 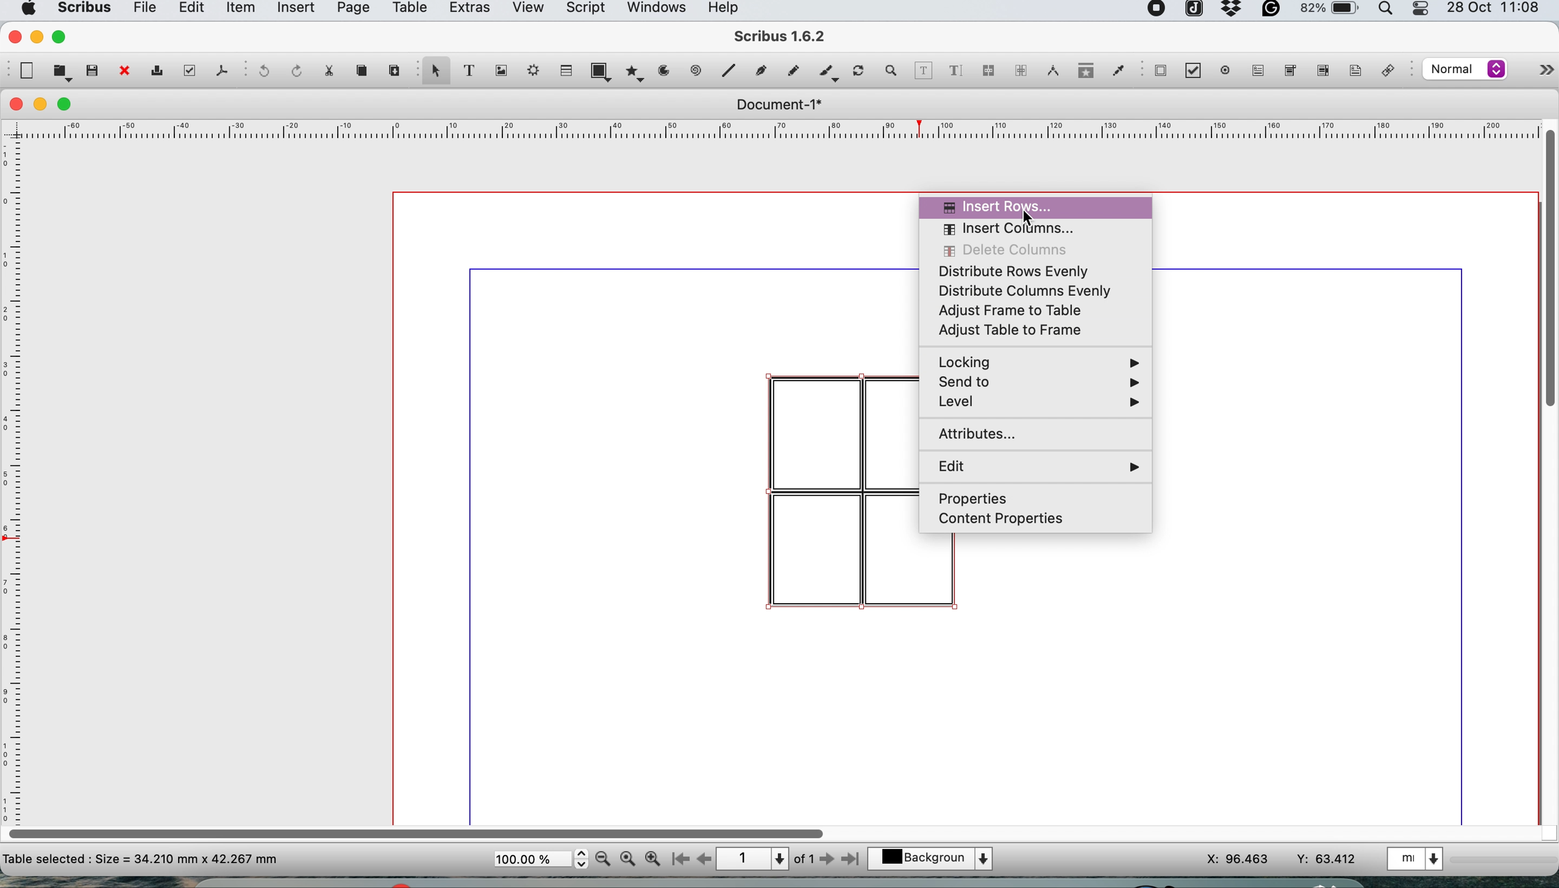 I want to click on select the image preview quality, so click(x=1462, y=69).